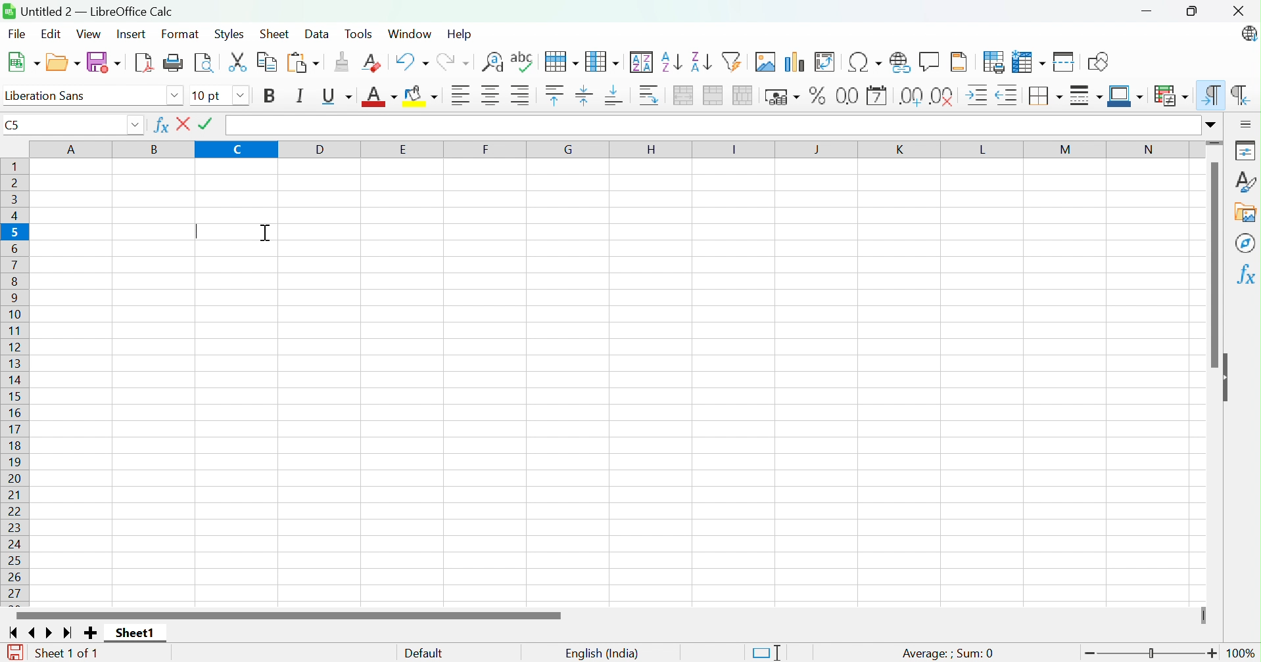 The width and height of the screenshot is (1261, 662). Describe the element at coordinates (1248, 213) in the screenshot. I see `Gallery` at that location.